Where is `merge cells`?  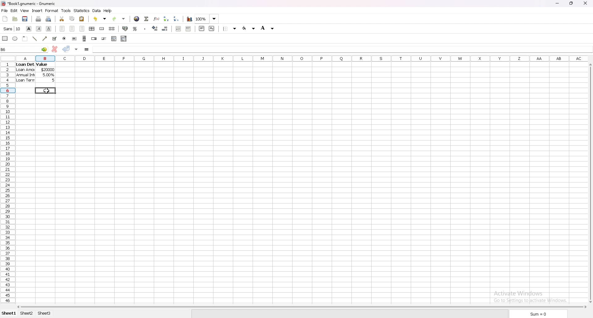
merge cells is located at coordinates (102, 28).